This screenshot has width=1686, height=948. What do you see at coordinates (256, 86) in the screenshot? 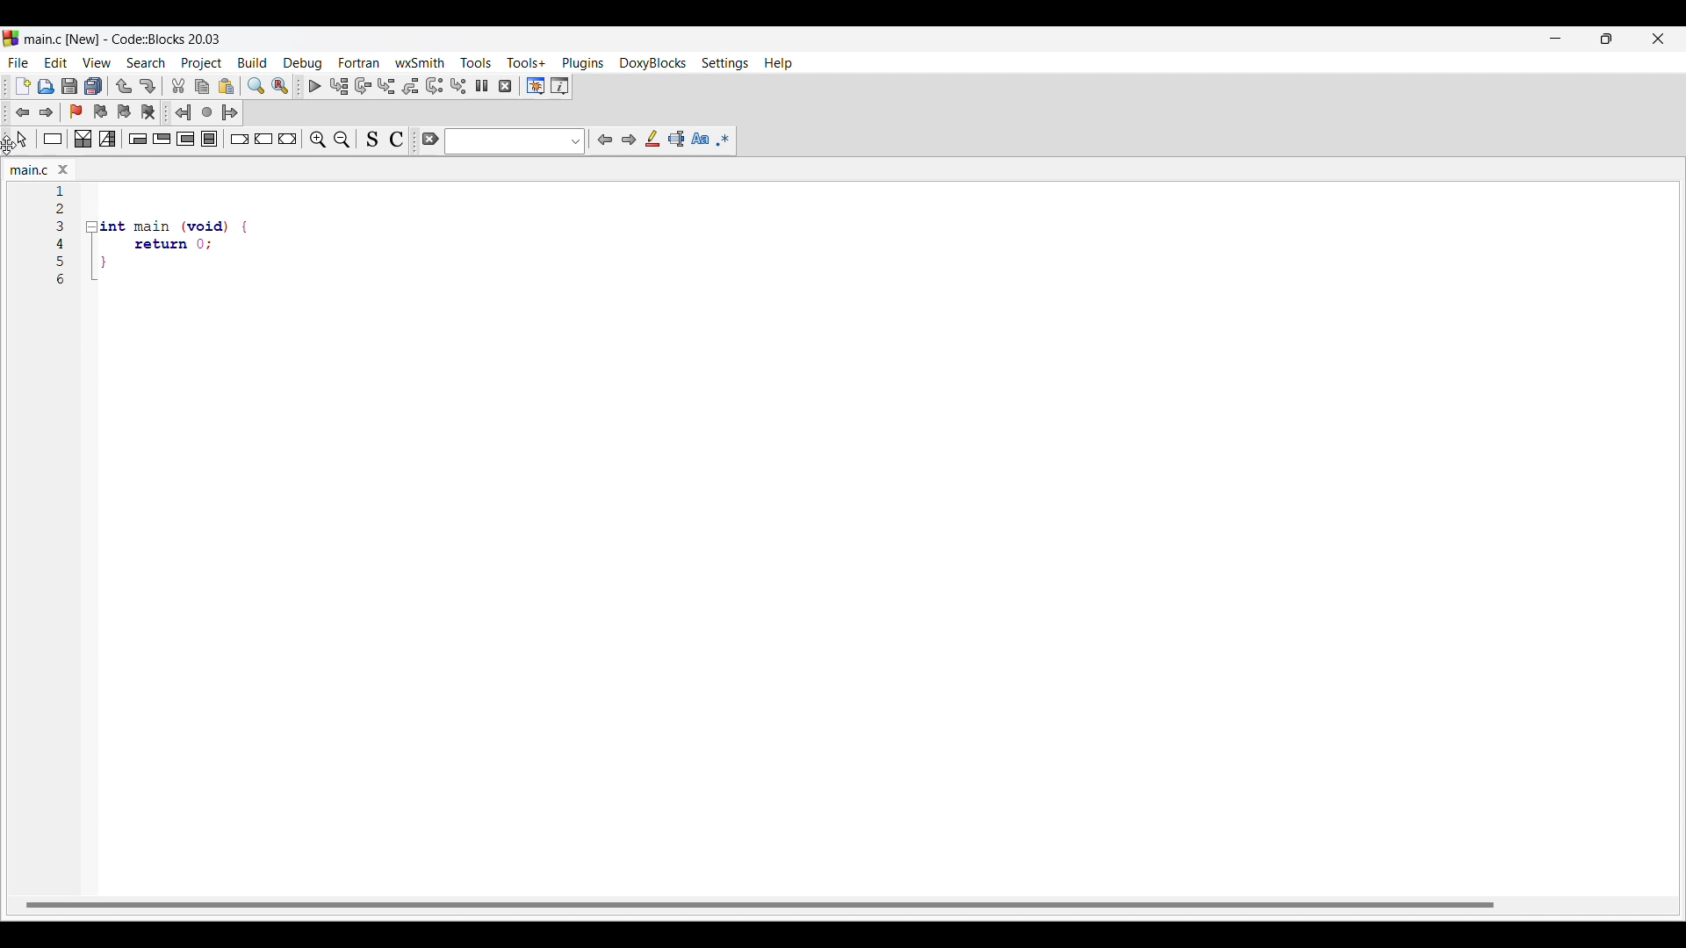
I see `Find` at bounding box center [256, 86].